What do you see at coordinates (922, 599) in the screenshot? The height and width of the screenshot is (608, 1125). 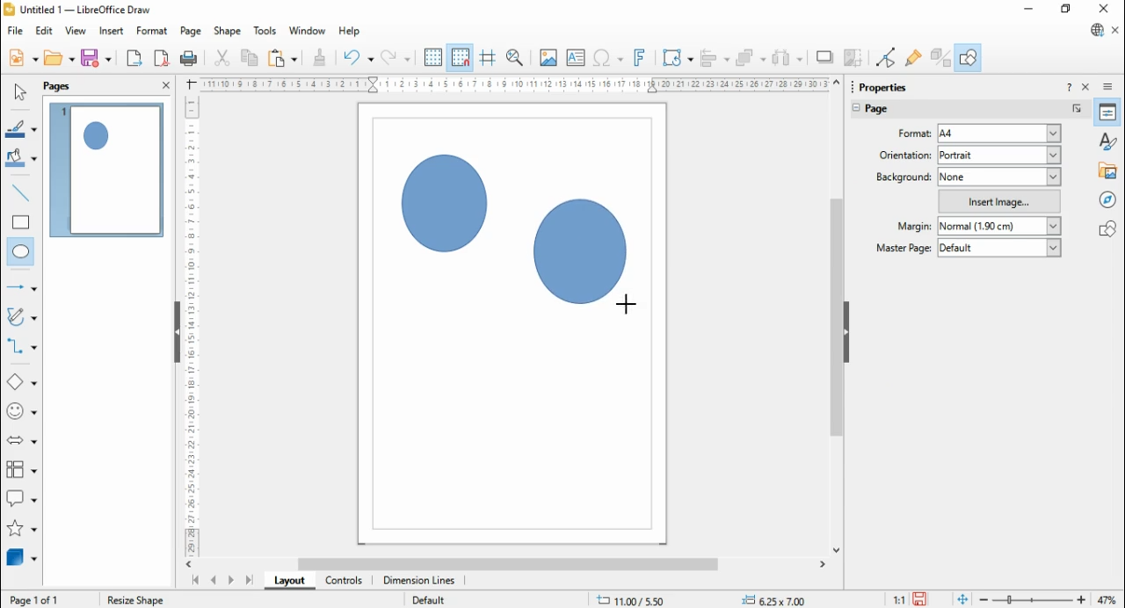 I see `save` at bounding box center [922, 599].